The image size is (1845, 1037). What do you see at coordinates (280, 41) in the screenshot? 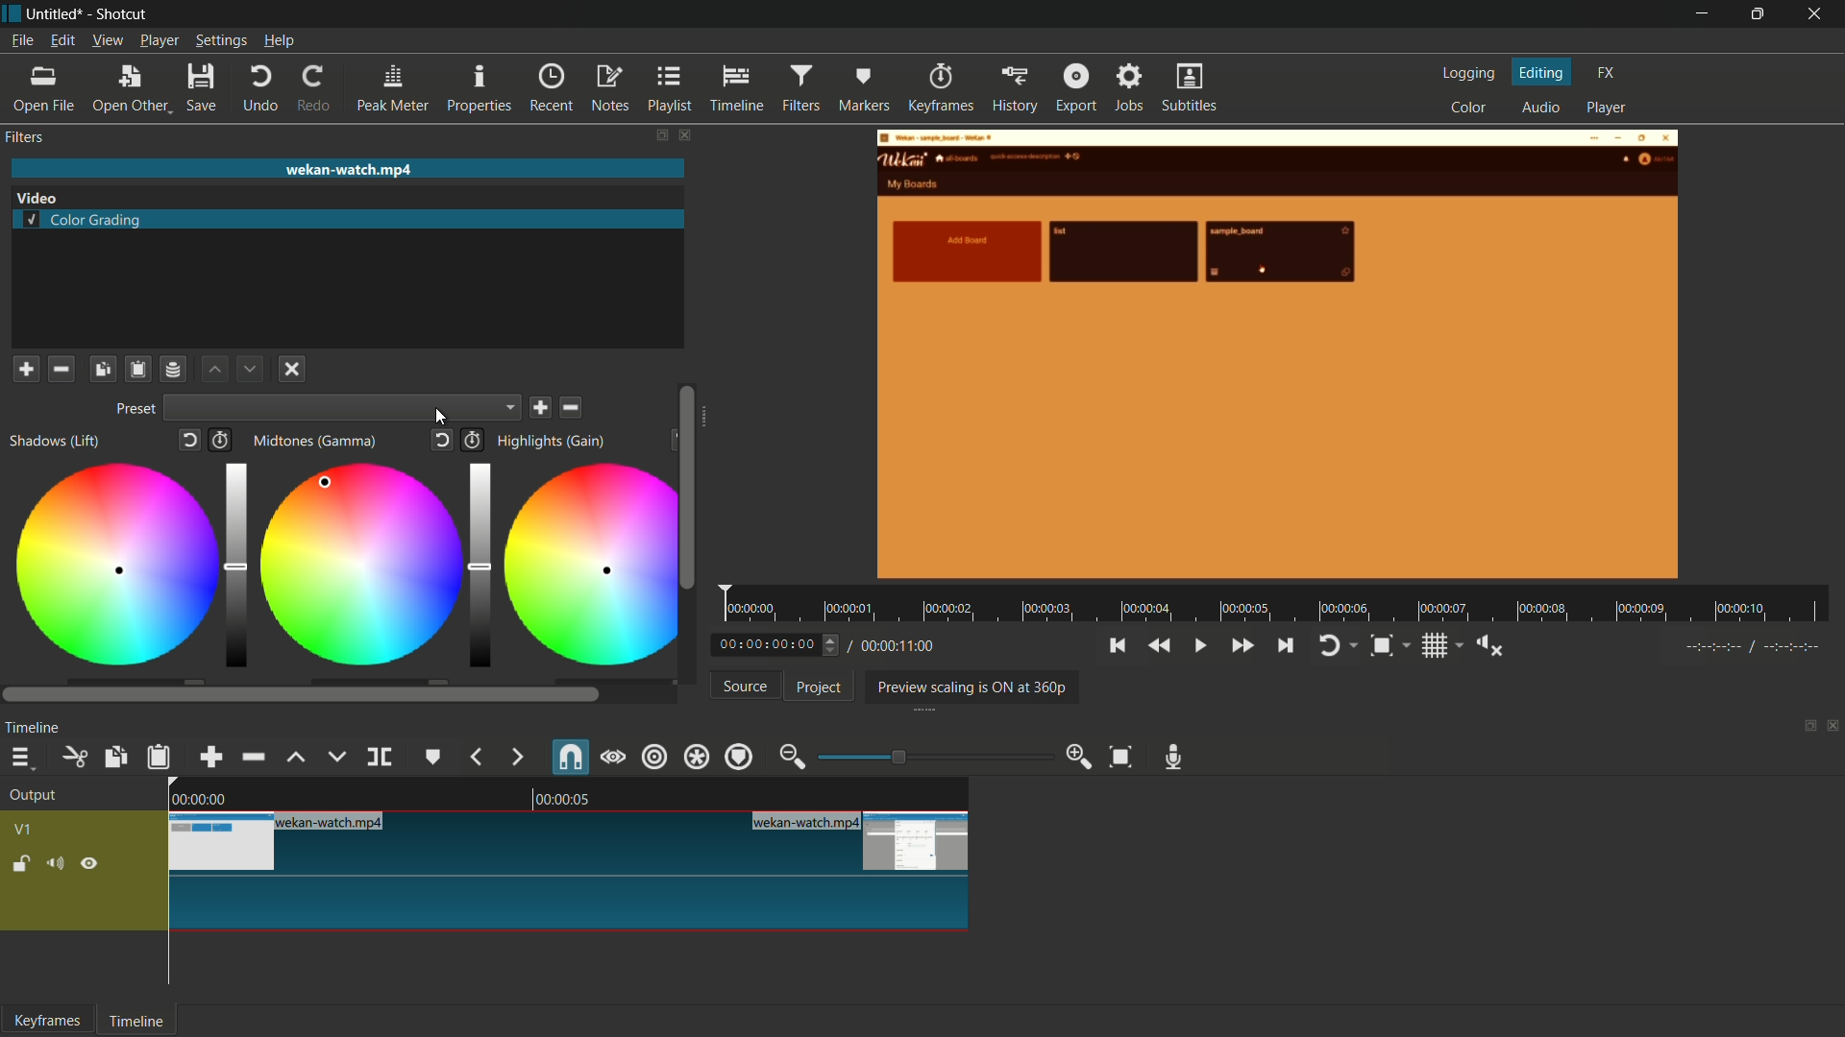
I see `help menu` at bounding box center [280, 41].